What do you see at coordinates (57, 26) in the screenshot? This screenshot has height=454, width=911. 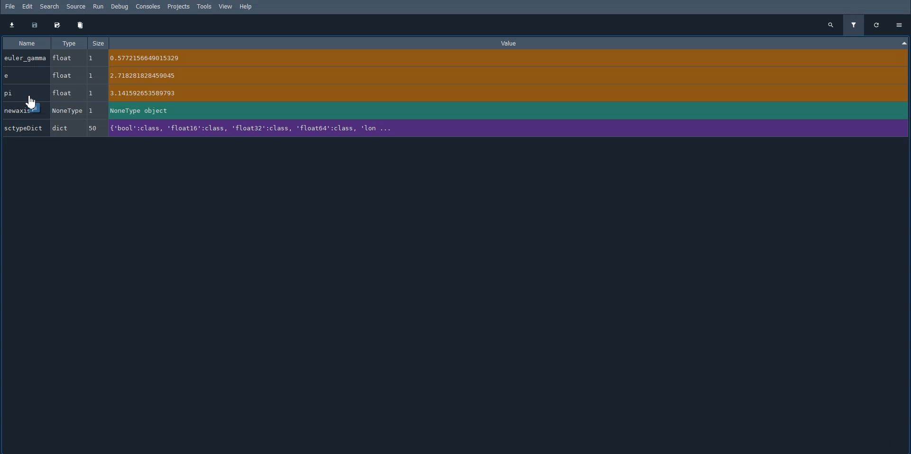 I see `Save data as` at bounding box center [57, 26].